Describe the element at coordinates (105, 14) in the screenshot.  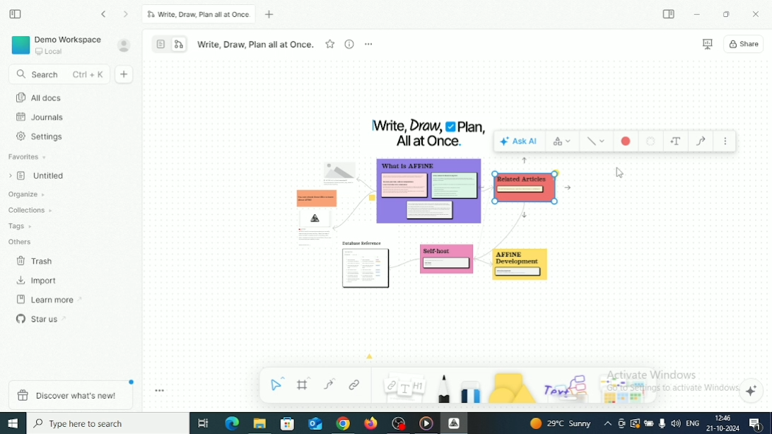
I see `Go back` at that location.